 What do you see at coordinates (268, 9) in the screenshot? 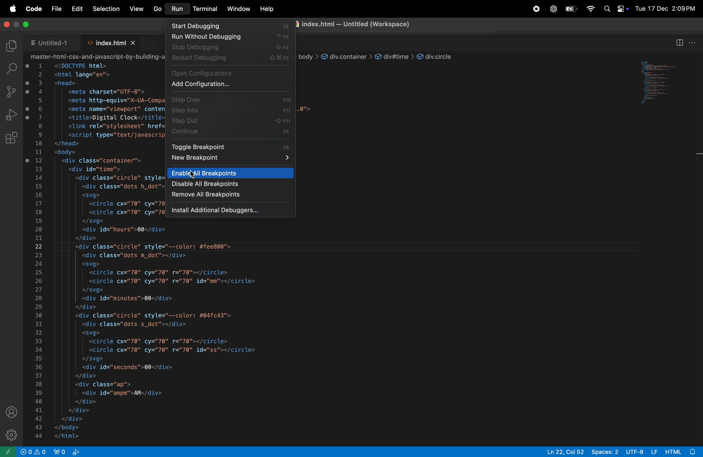
I see `help` at bounding box center [268, 9].